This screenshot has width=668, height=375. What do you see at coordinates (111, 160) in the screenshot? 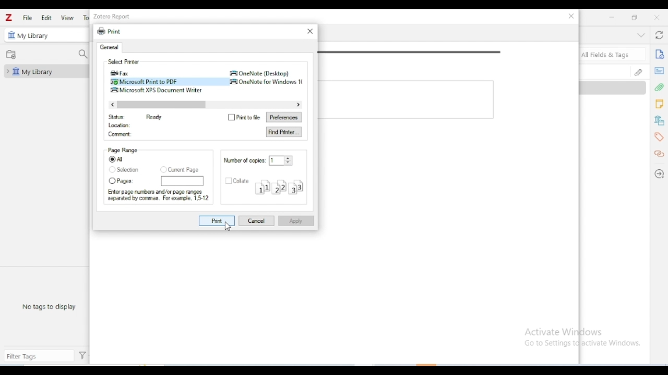
I see `Checked box` at bounding box center [111, 160].